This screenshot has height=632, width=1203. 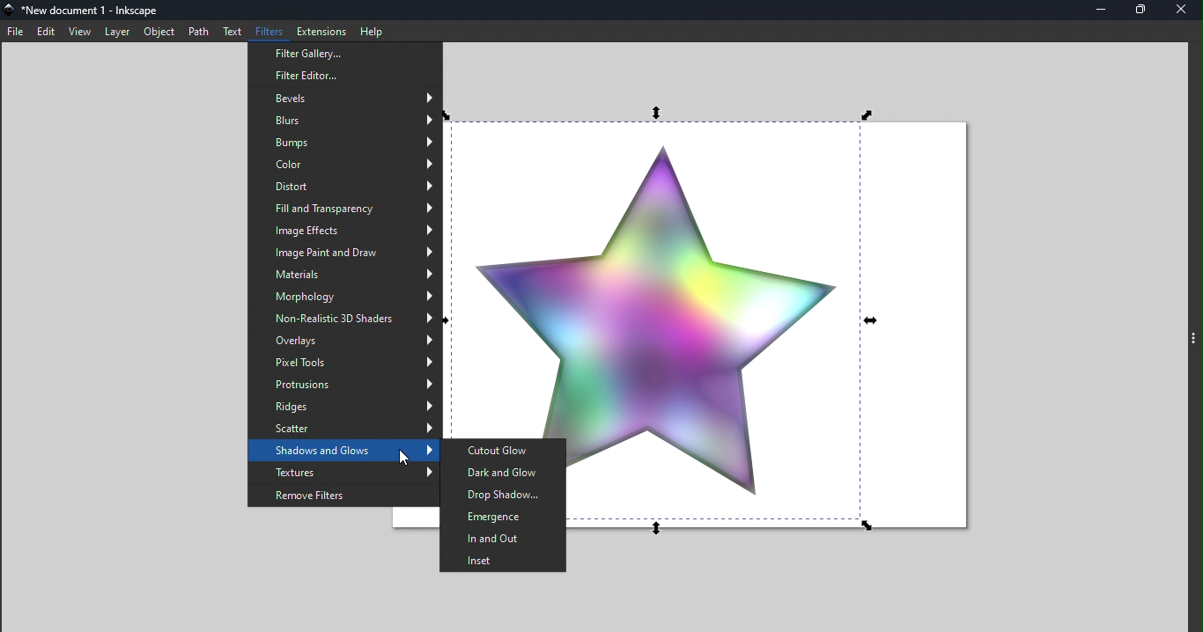 What do you see at coordinates (343, 163) in the screenshot?
I see `Color ` at bounding box center [343, 163].